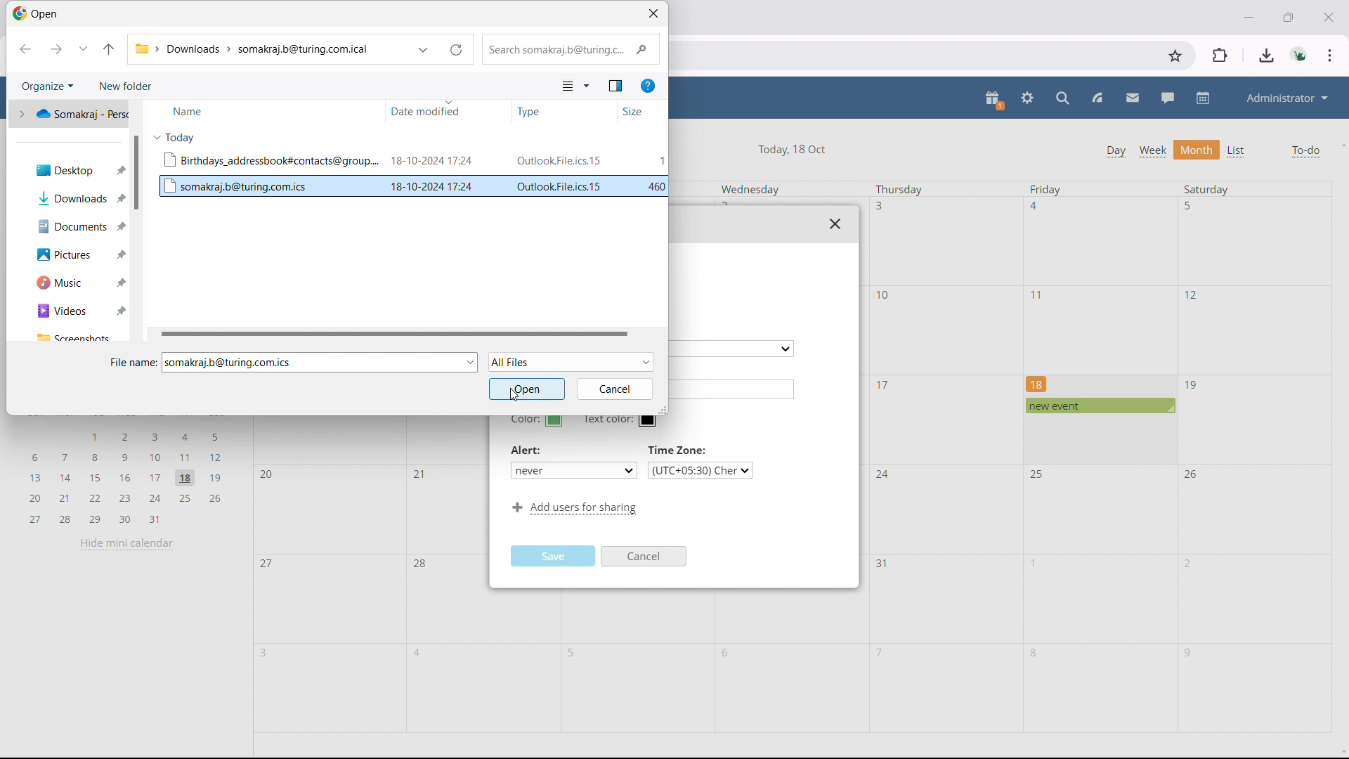 The image size is (1349, 759). I want to click on 7, so click(880, 651).